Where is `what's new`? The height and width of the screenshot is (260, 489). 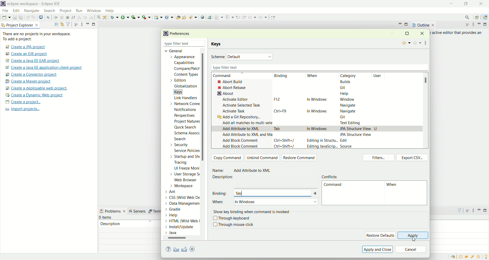 what's new is located at coordinates (480, 257).